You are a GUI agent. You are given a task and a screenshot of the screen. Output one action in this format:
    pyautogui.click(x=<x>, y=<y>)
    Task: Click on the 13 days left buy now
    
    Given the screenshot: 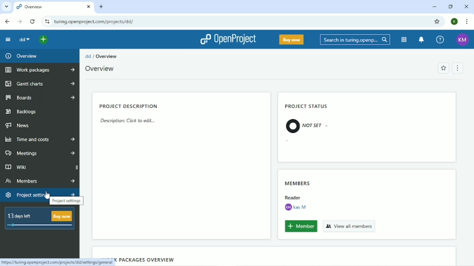 What is the action you would take?
    pyautogui.click(x=40, y=218)
    